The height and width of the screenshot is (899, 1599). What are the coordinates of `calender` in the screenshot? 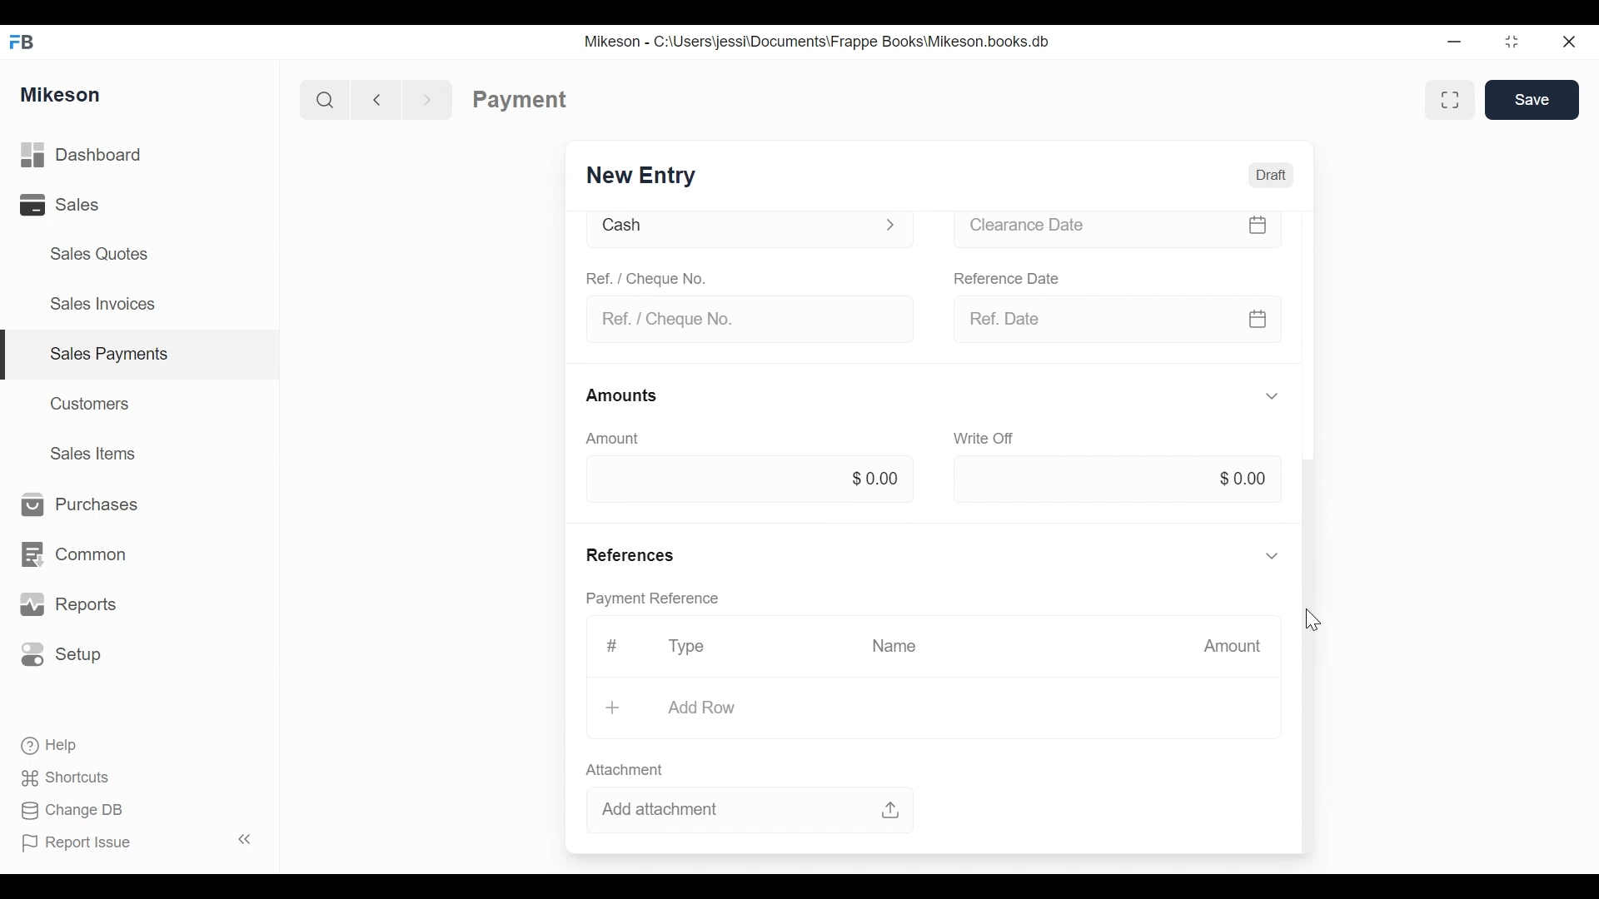 It's located at (1253, 224).